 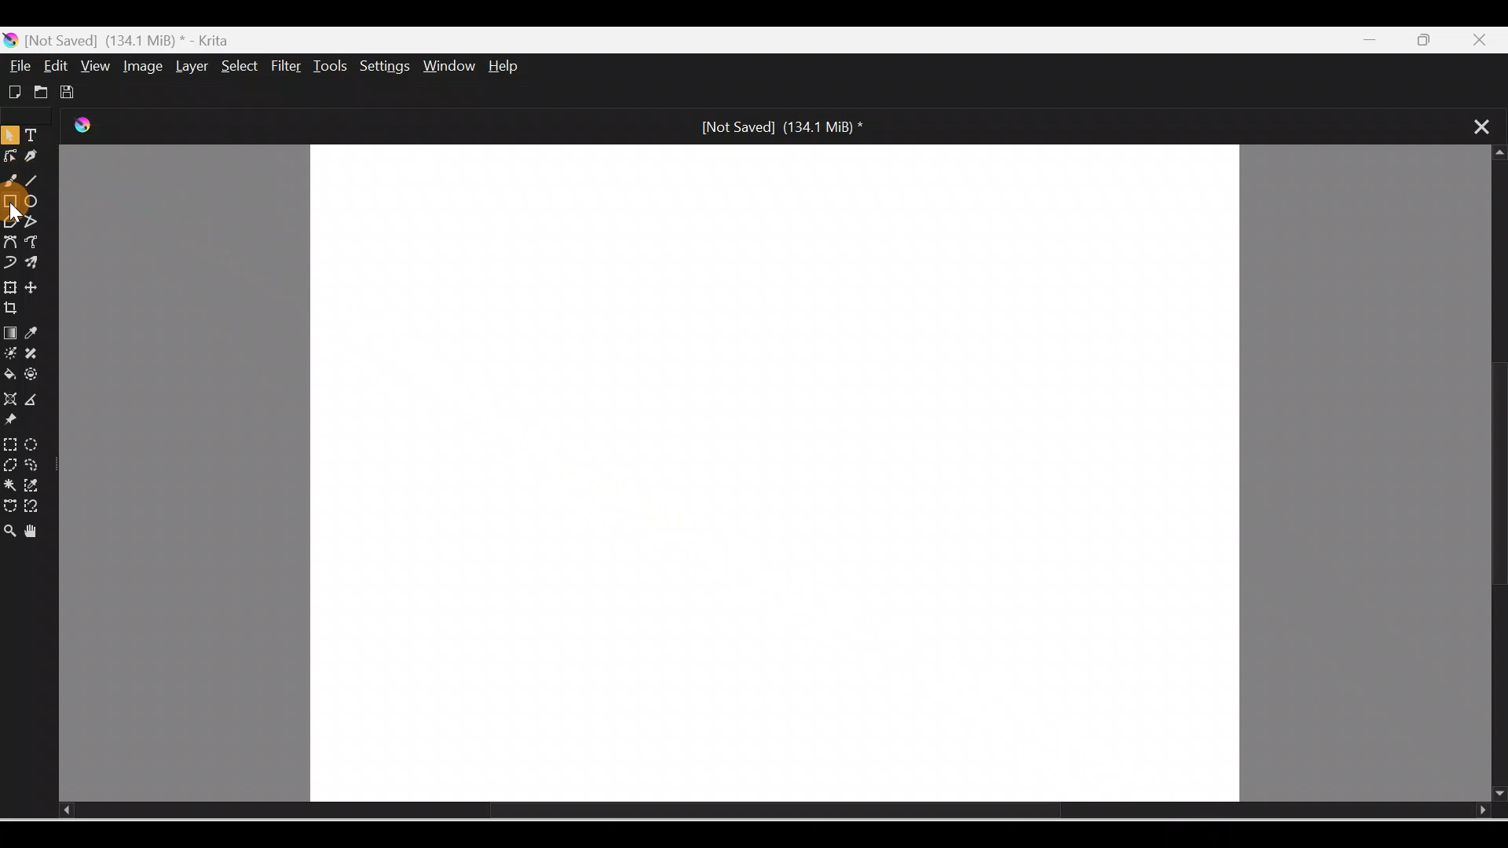 I want to click on Calligraphy, so click(x=33, y=158).